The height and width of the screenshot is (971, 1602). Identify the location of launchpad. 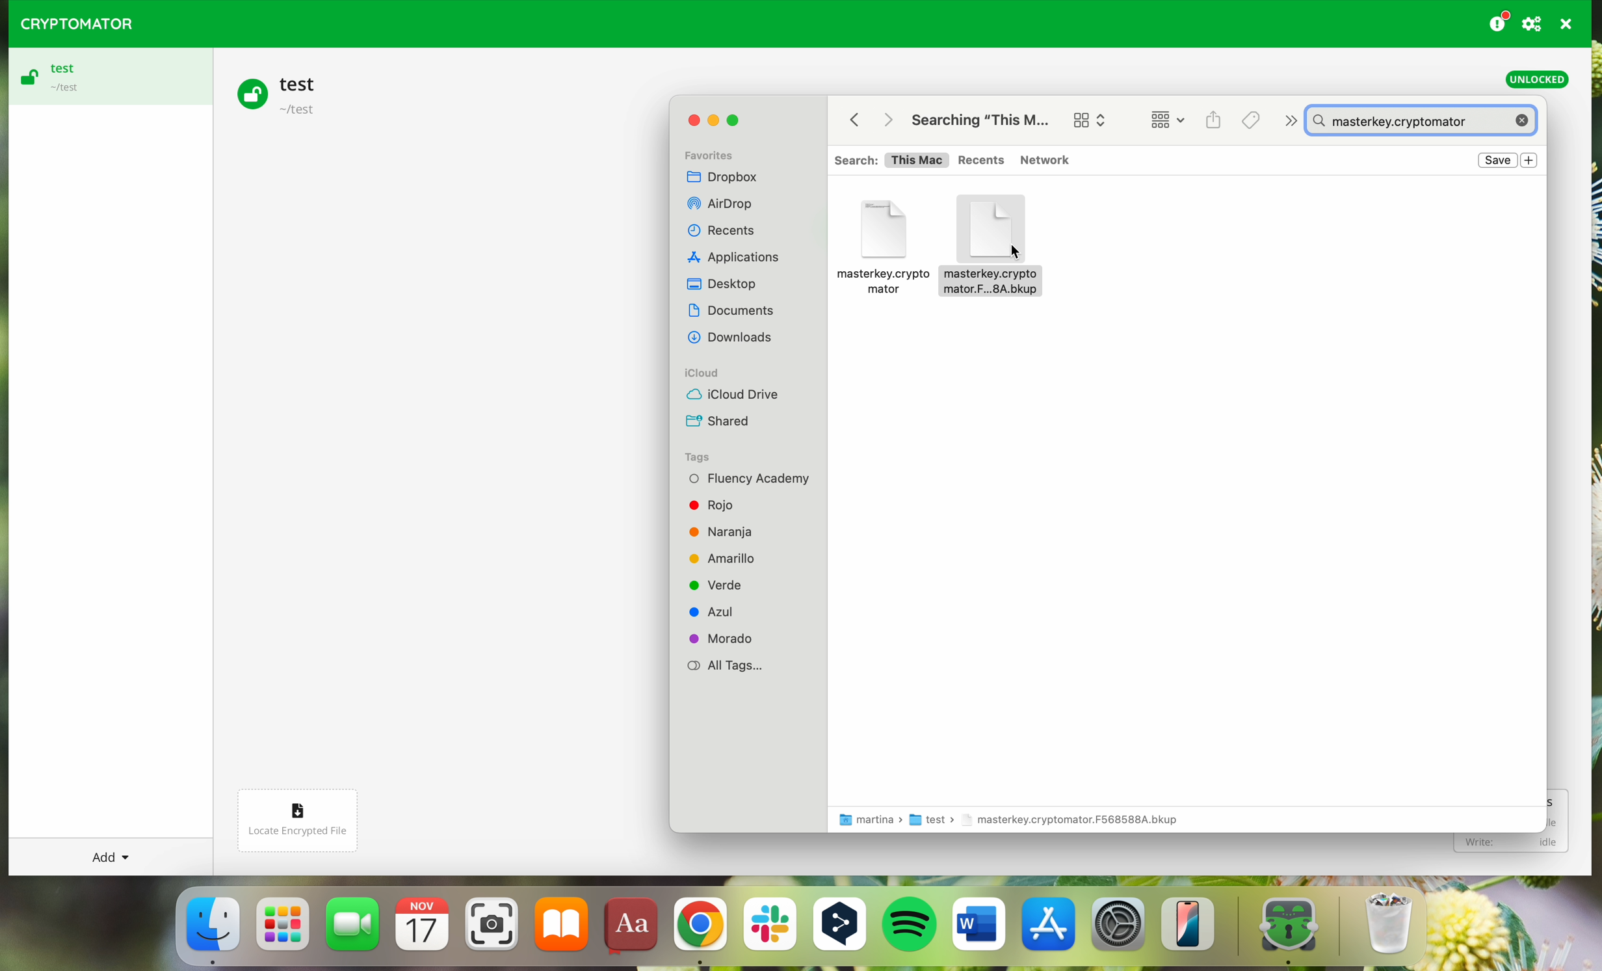
(284, 932).